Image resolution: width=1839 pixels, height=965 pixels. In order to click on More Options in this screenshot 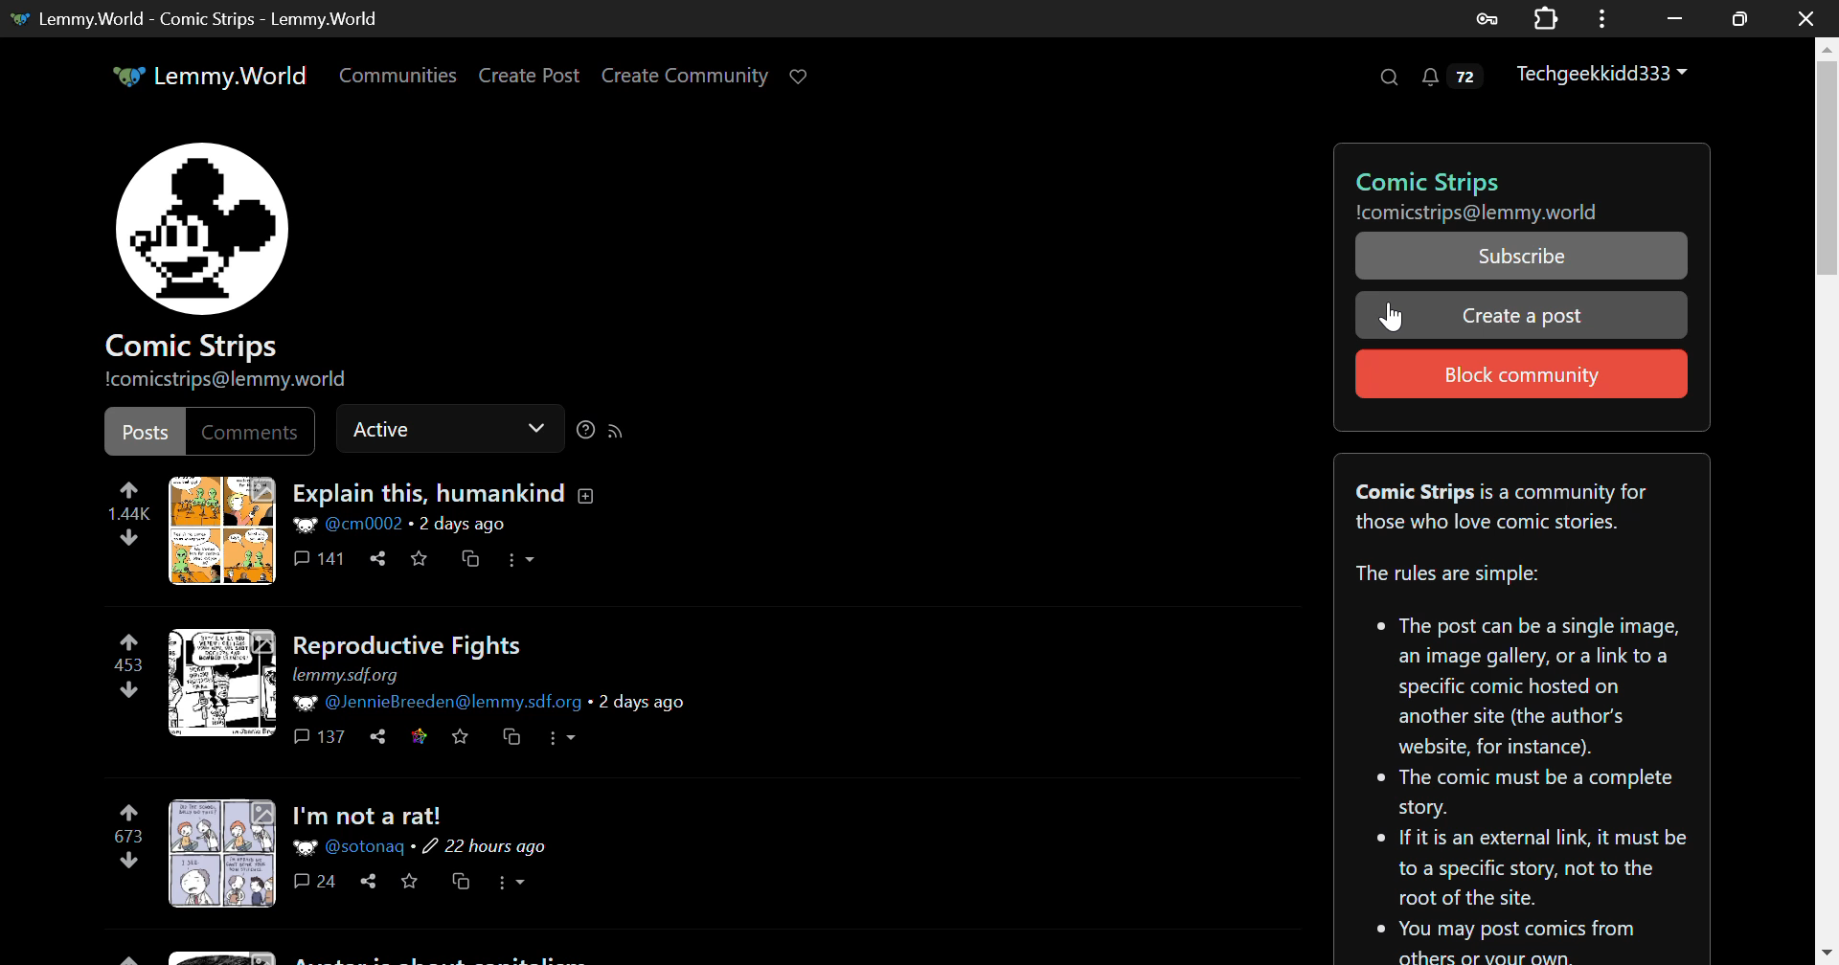, I will do `click(563, 737)`.